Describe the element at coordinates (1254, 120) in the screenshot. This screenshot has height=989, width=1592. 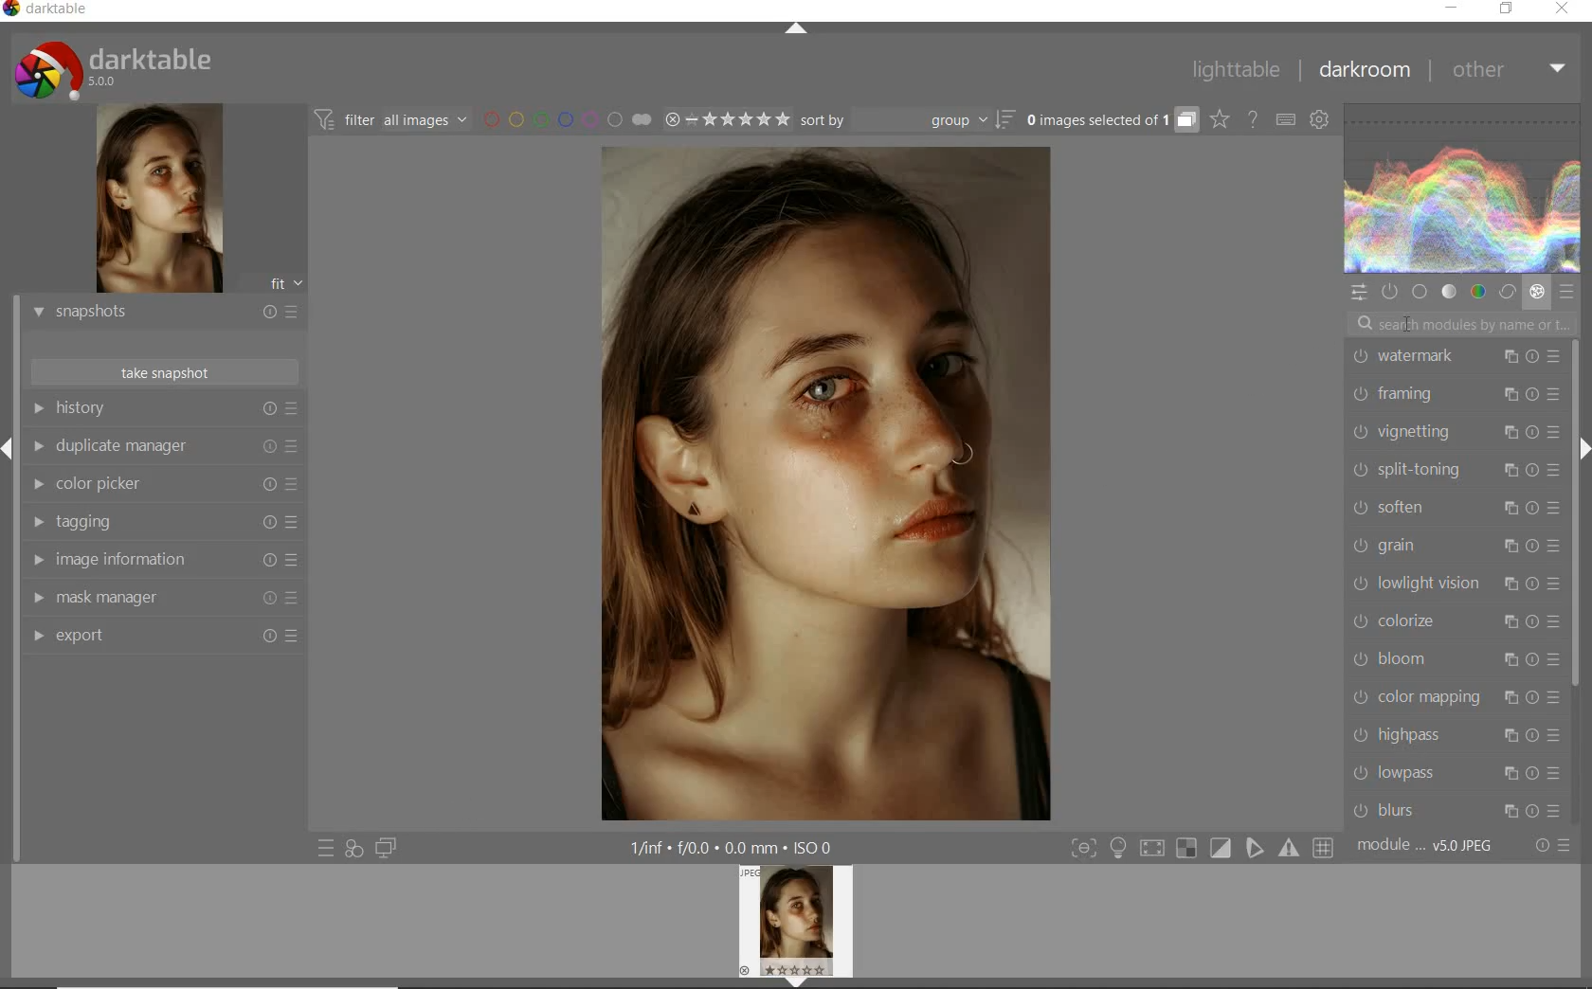
I see `enable online help` at that location.